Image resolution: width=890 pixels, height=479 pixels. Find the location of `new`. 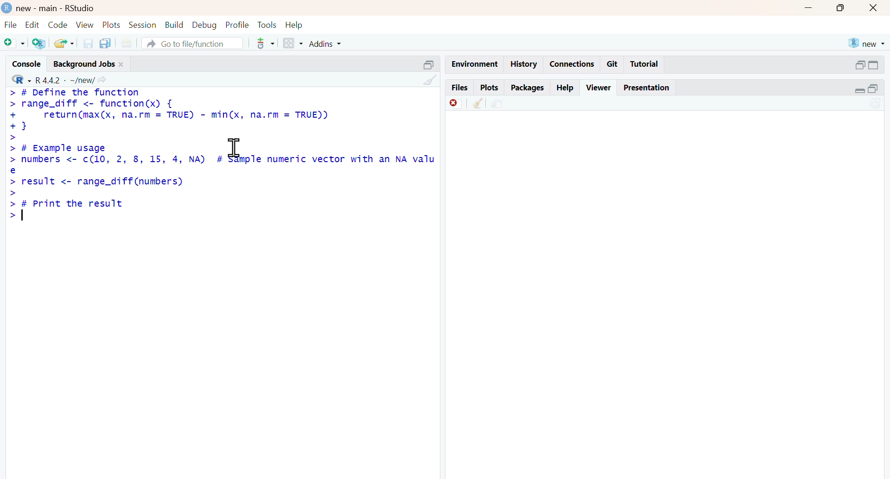

new is located at coordinates (867, 44).